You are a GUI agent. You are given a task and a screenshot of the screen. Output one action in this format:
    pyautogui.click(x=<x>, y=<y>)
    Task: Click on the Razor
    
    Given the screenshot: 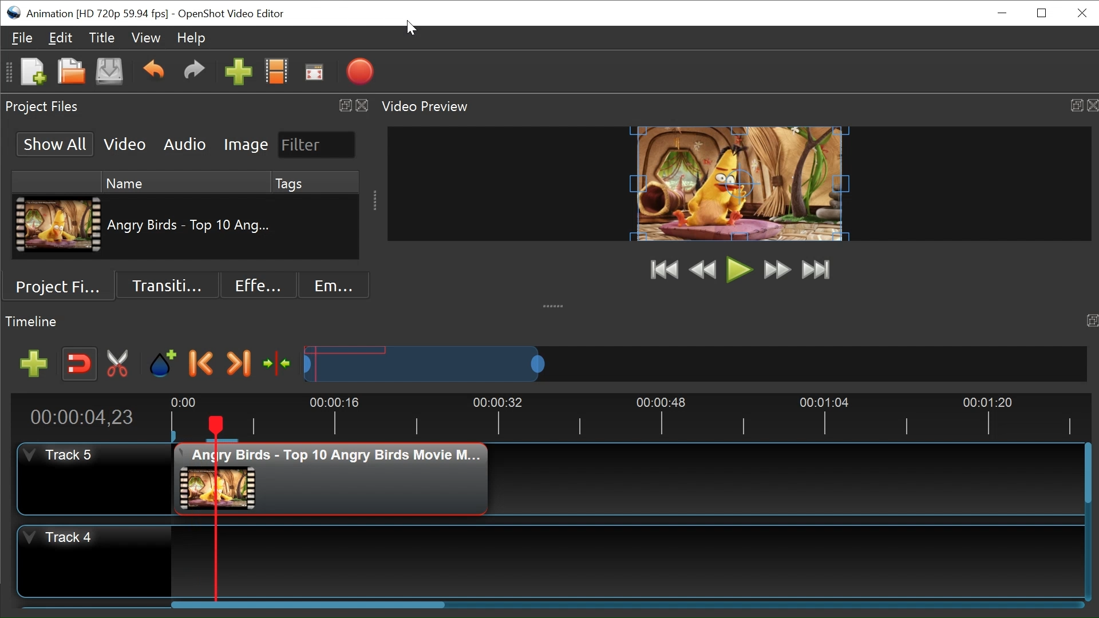 What is the action you would take?
    pyautogui.click(x=118, y=365)
    